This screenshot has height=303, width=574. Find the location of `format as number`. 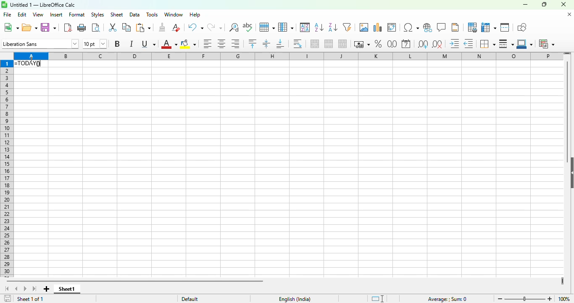

format as number is located at coordinates (392, 43).